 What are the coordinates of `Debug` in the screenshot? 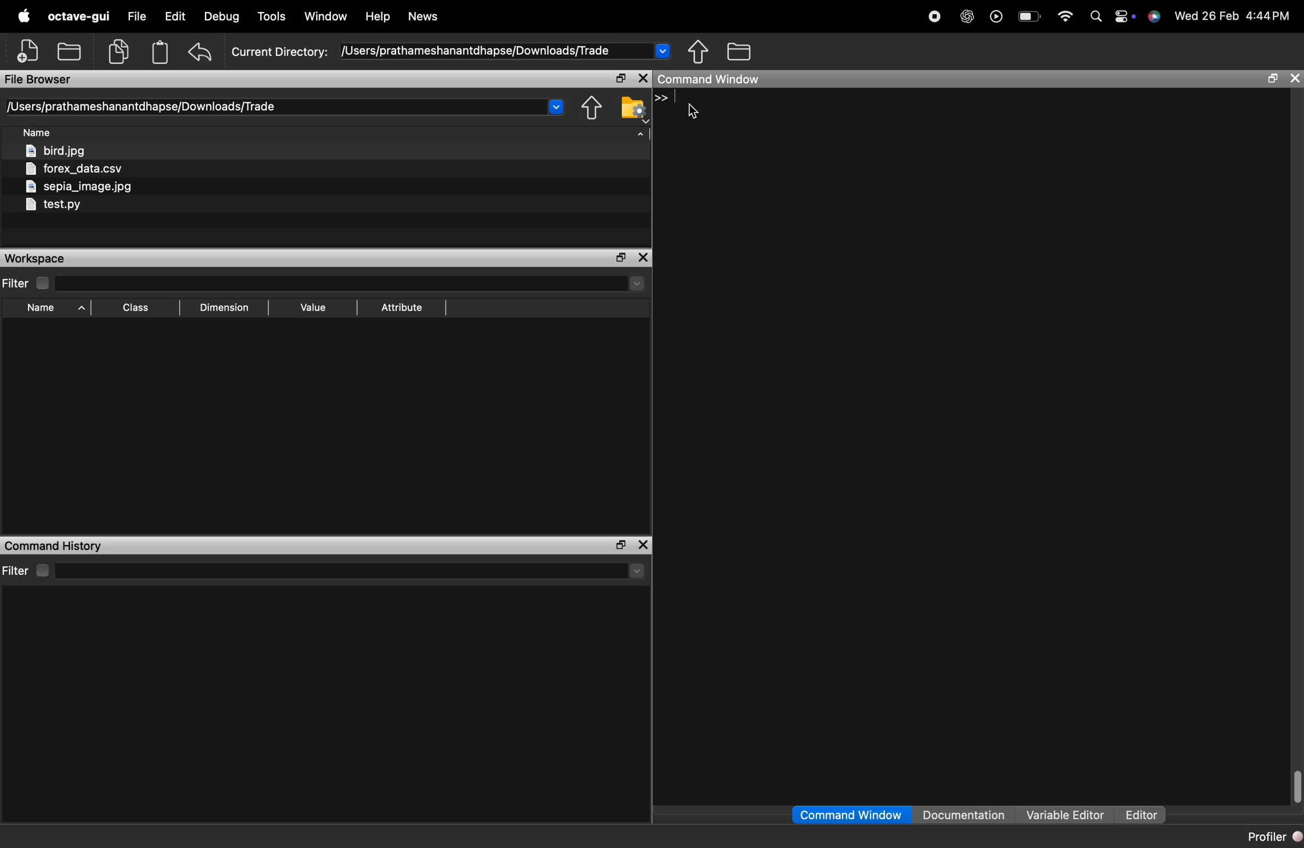 It's located at (222, 17).